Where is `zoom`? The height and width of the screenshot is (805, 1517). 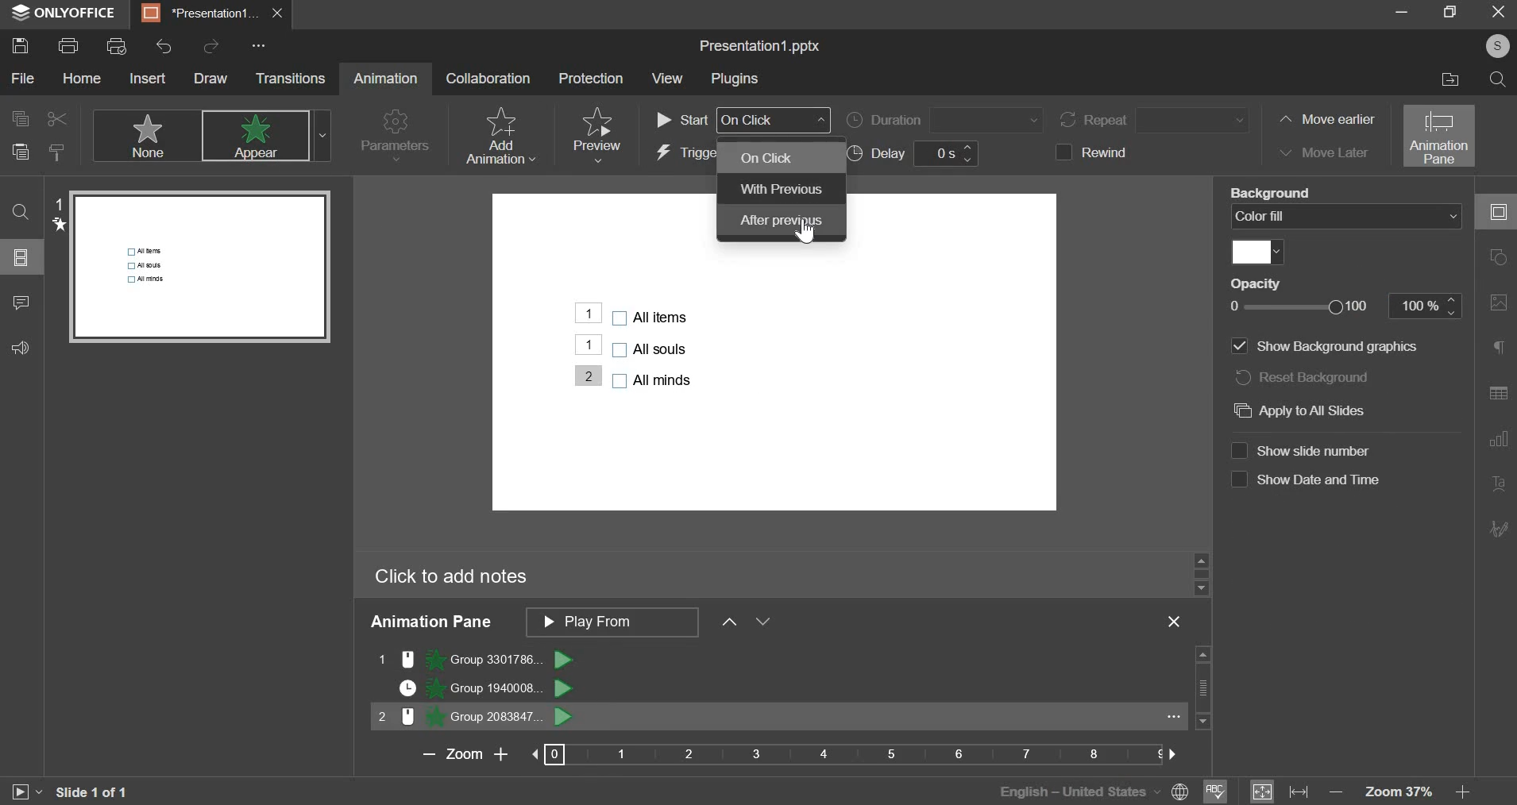
zoom is located at coordinates (788, 753).